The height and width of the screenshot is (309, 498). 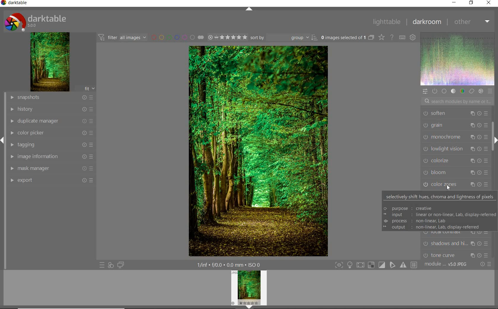 What do you see at coordinates (413, 37) in the screenshot?
I see `SHOW GLOBAL PREFERENCE` at bounding box center [413, 37].